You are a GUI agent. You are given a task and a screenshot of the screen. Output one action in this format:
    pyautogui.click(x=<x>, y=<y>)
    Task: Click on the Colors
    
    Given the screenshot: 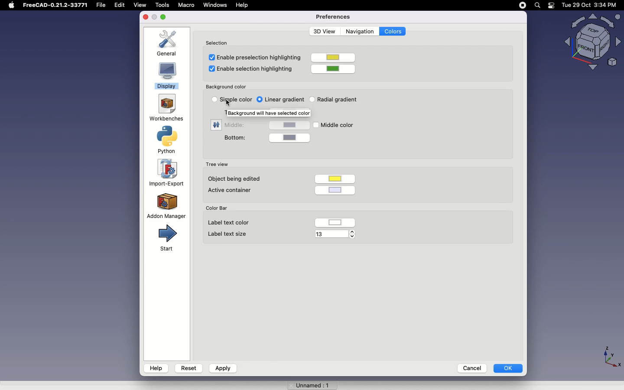 What is the action you would take?
    pyautogui.click(x=393, y=32)
    